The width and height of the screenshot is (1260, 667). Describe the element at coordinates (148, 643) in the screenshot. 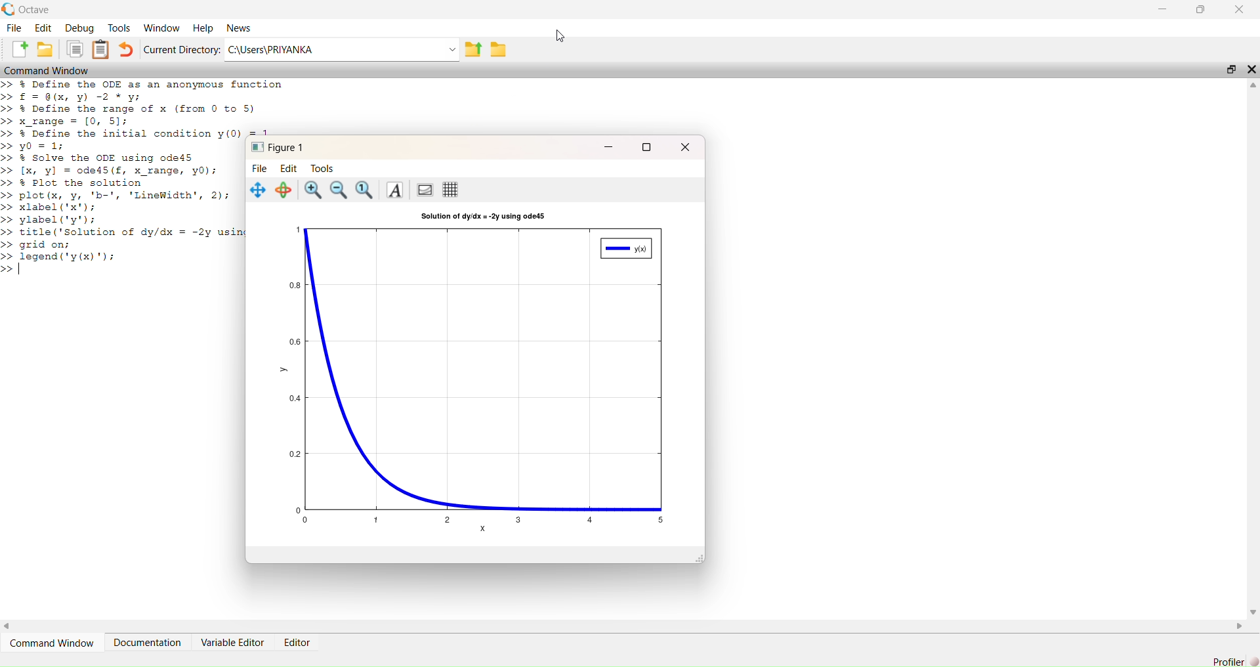

I see `Documentation` at that location.